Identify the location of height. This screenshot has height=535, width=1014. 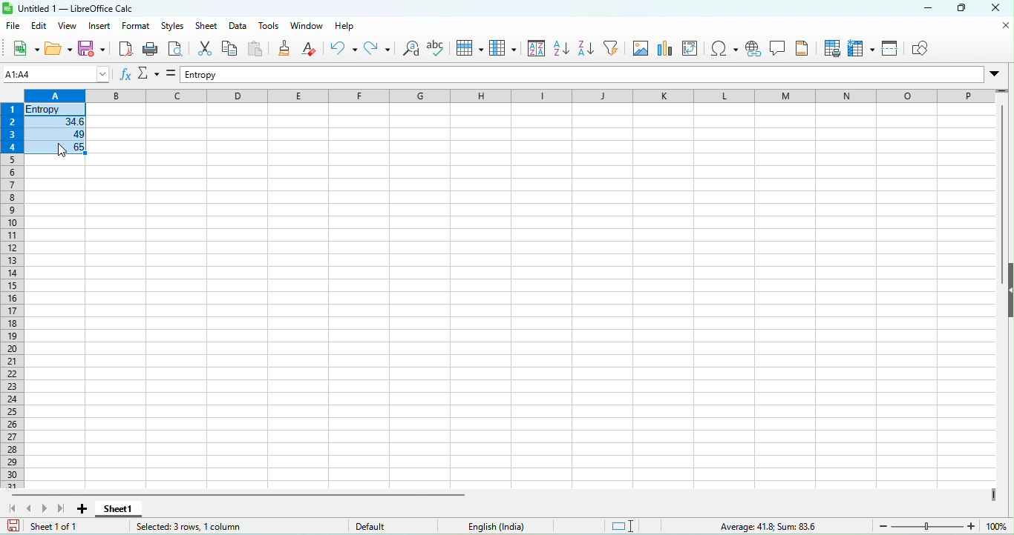
(1007, 290).